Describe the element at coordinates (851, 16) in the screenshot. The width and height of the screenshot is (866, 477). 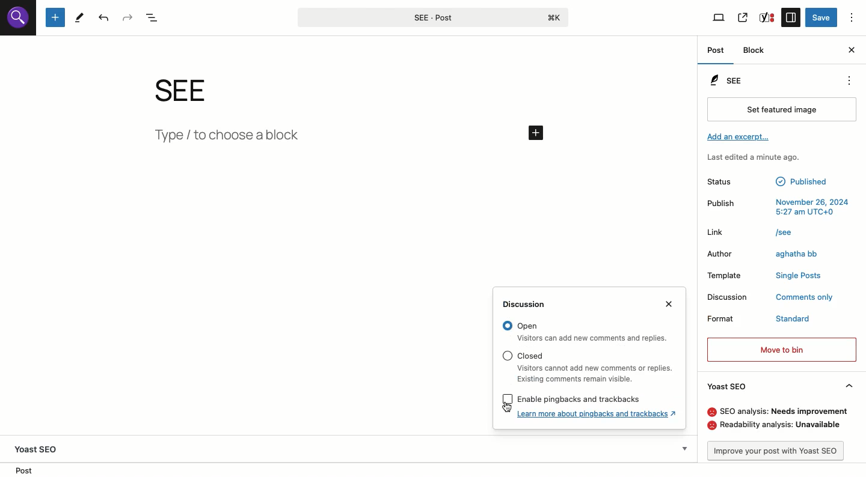
I see `Options` at that location.